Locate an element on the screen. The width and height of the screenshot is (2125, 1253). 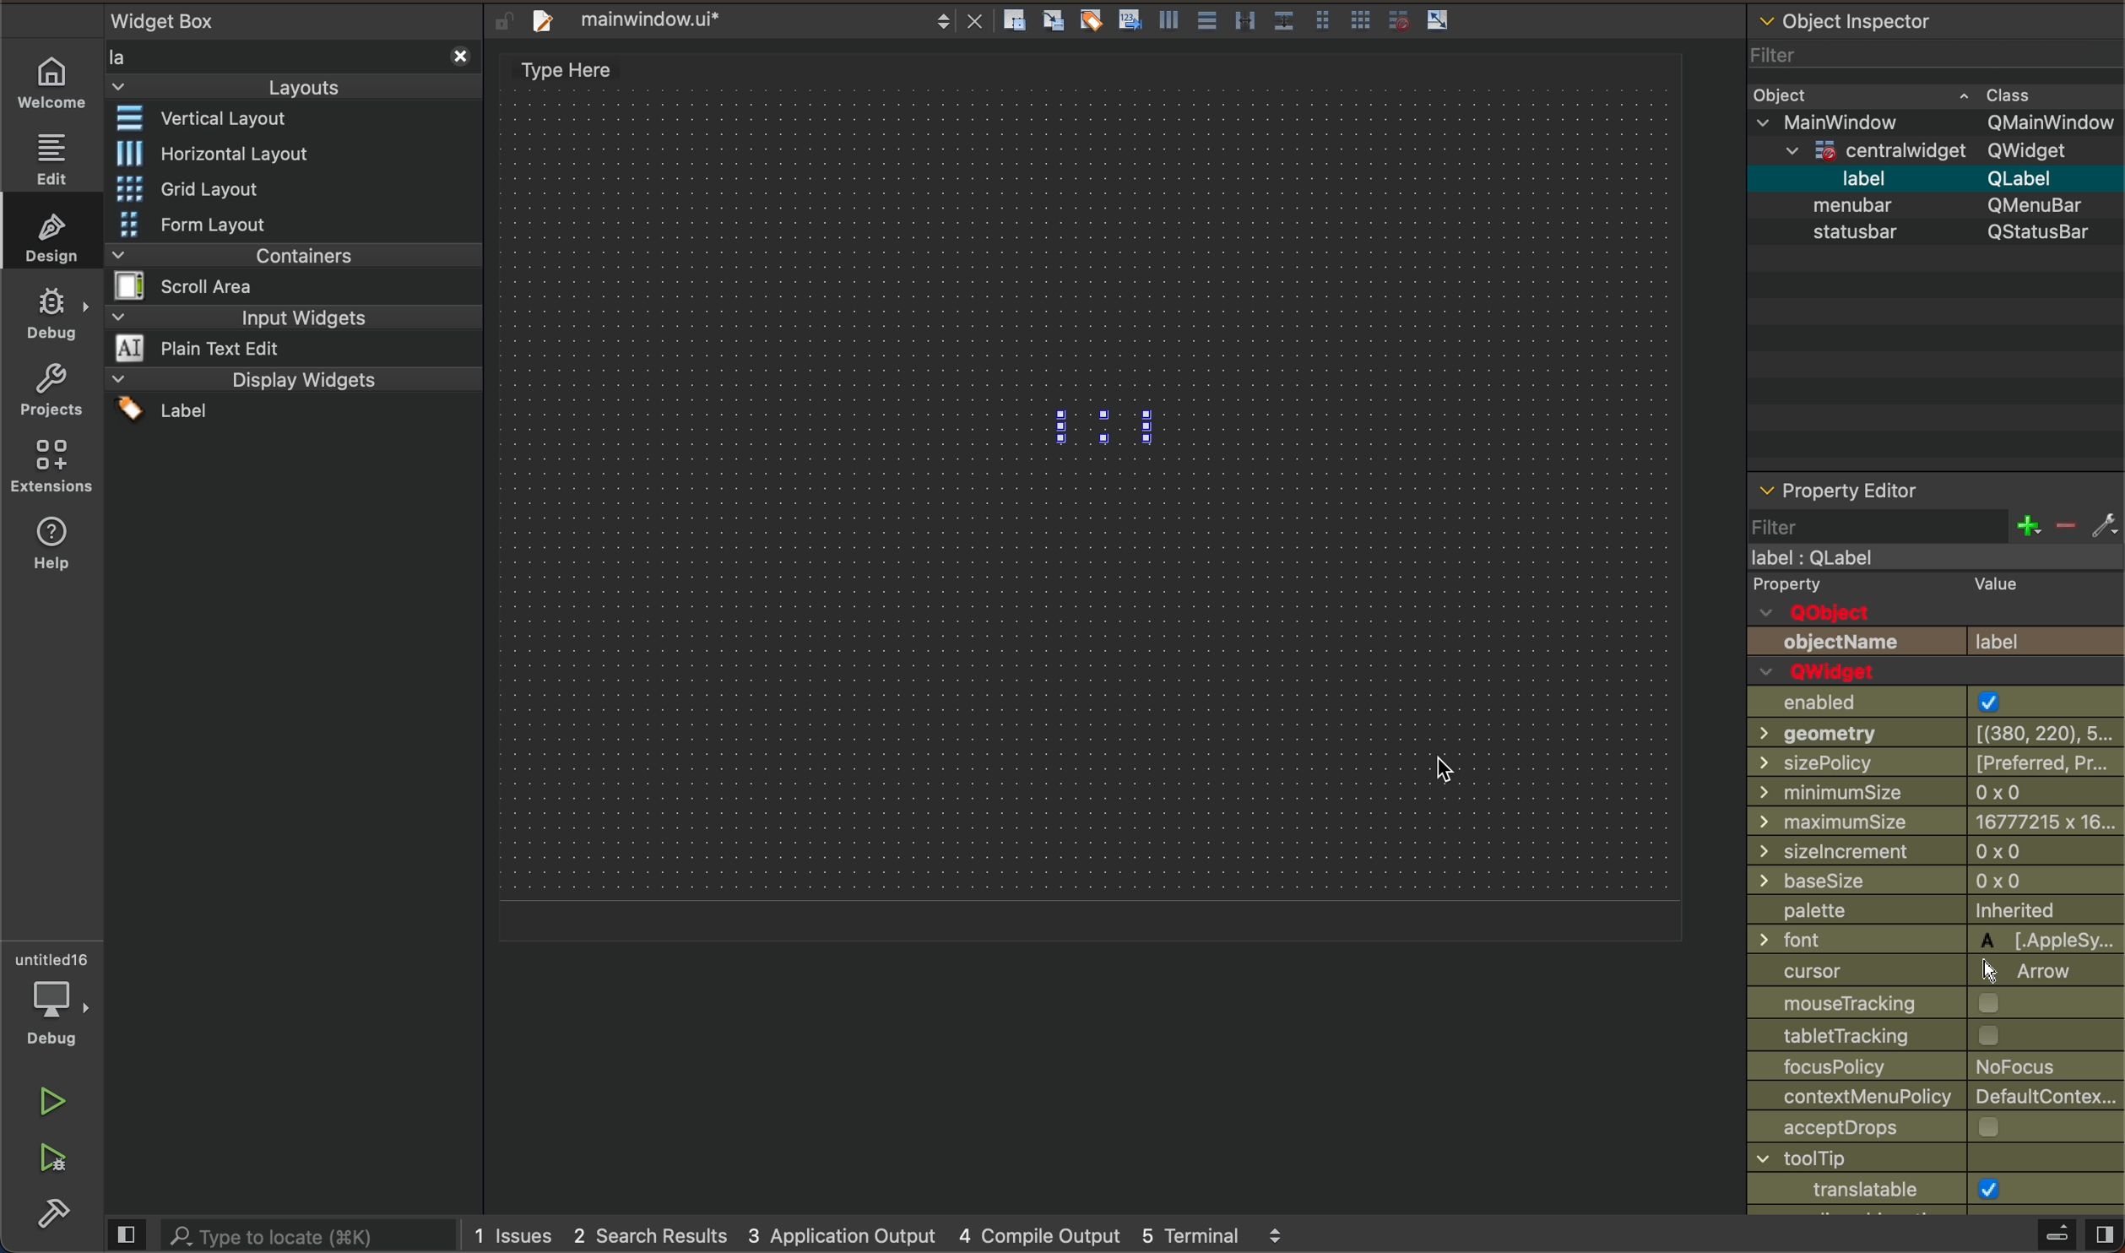
5 terminal is located at coordinates (1233, 1234).